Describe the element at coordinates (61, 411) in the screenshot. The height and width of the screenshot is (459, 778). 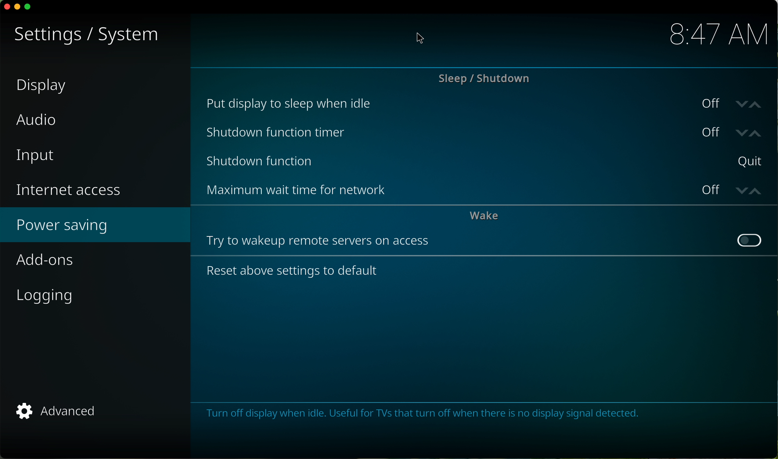
I see `advanced` at that location.